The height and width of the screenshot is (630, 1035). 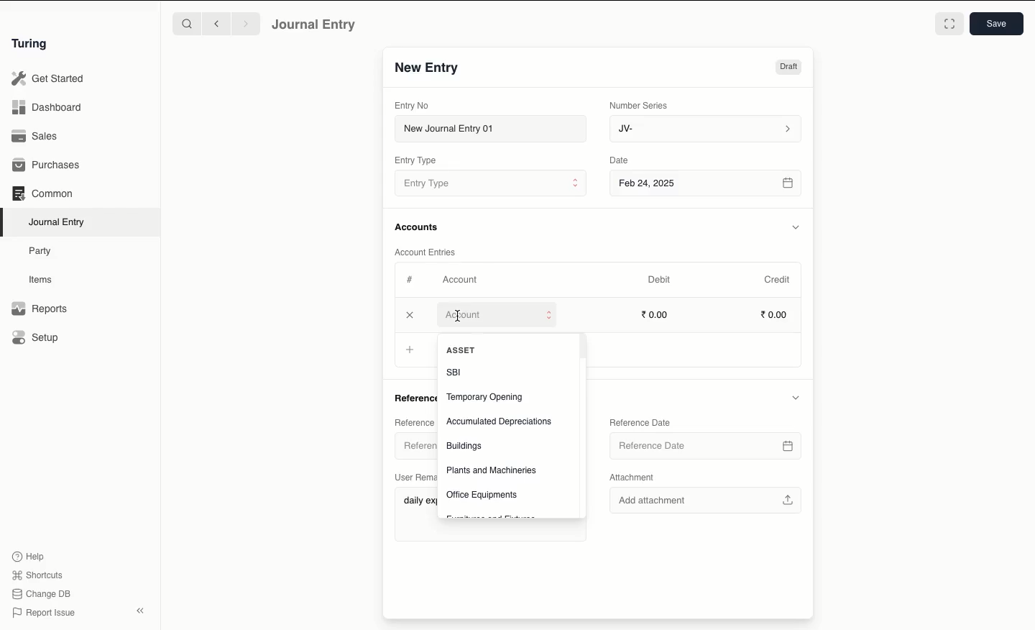 I want to click on Plants and Machineries, so click(x=492, y=470).